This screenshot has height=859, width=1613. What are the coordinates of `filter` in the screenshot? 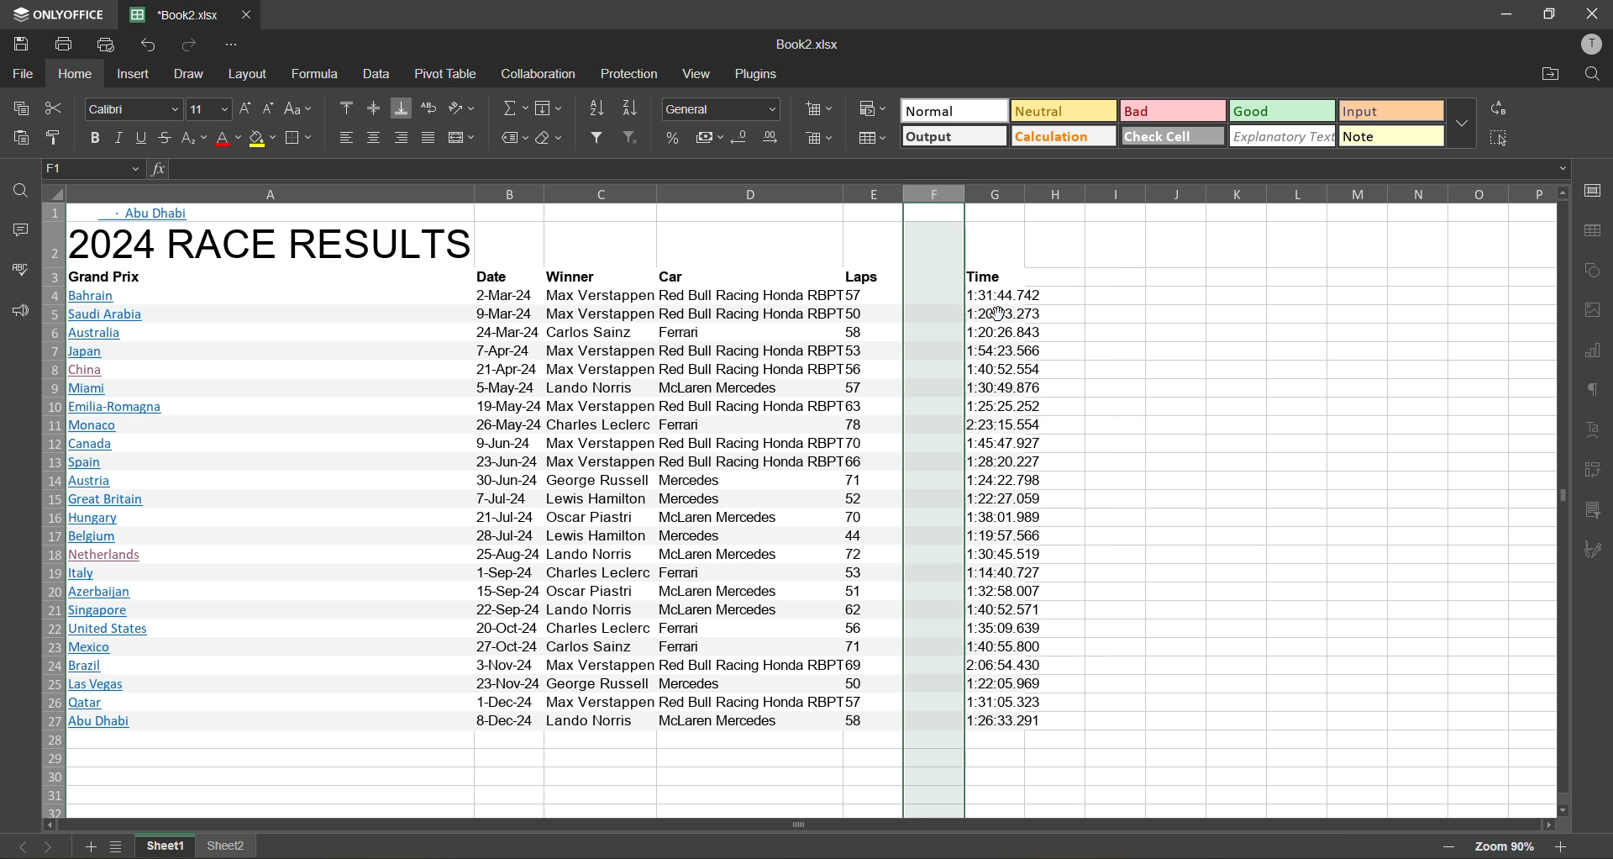 It's located at (594, 138).